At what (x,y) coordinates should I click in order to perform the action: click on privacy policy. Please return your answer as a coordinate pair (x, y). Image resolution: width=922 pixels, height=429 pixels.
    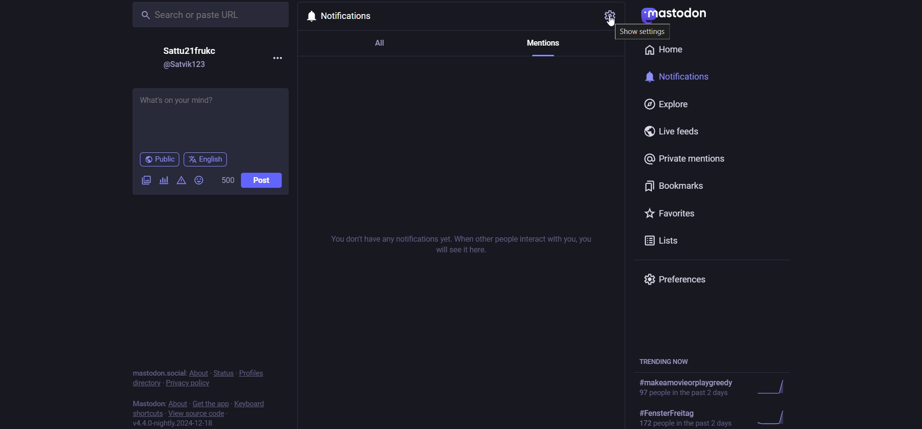
    Looking at the image, I should click on (190, 383).